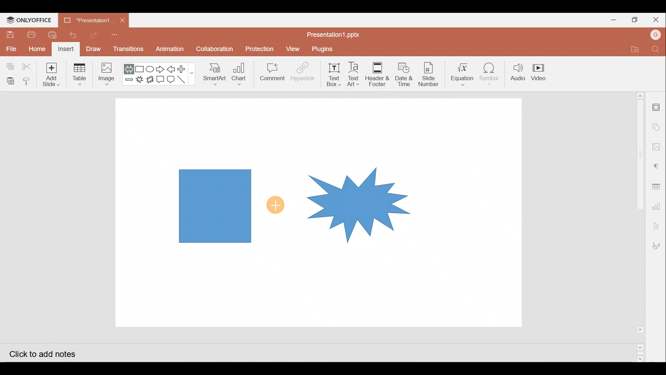  I want to click on Protection, so click(260, 48).